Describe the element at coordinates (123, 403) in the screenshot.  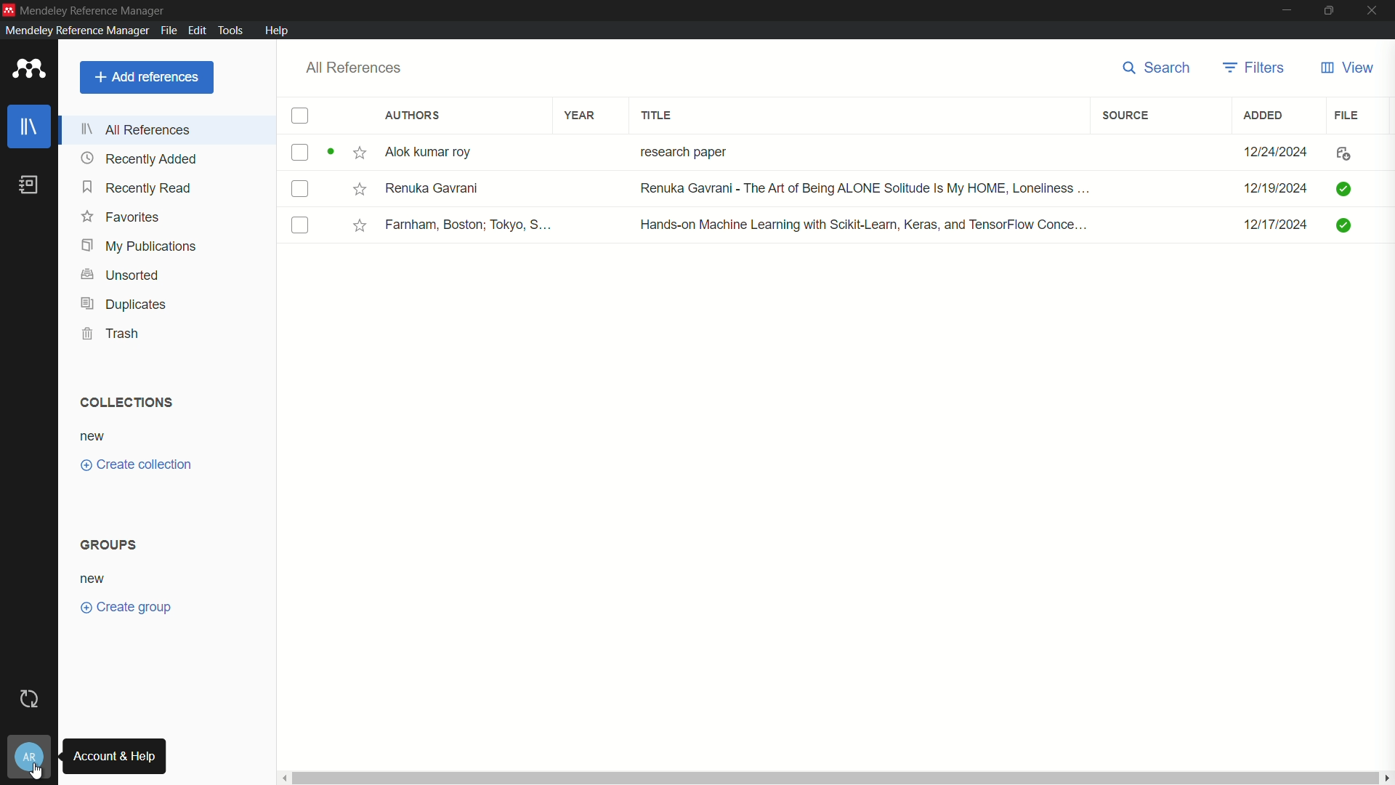
I see `collections` at that location.